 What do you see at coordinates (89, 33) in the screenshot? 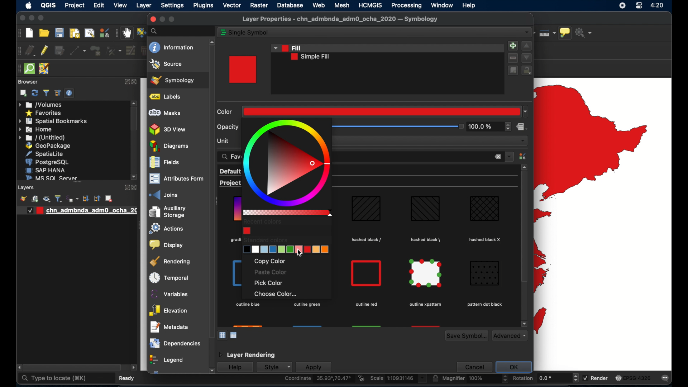
I see `open layout manager` at bounding box center [89, 33].